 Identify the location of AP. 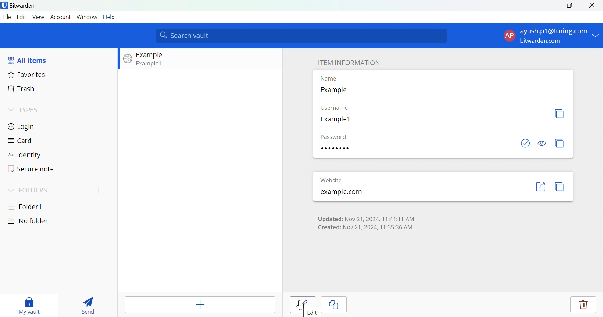
(509, 36).